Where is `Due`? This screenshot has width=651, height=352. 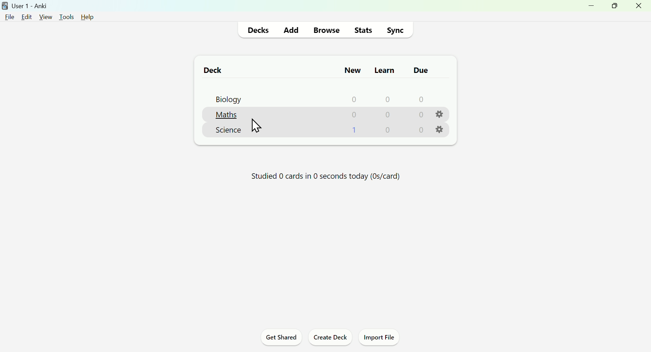
Due is located at coordinates (419, 70).